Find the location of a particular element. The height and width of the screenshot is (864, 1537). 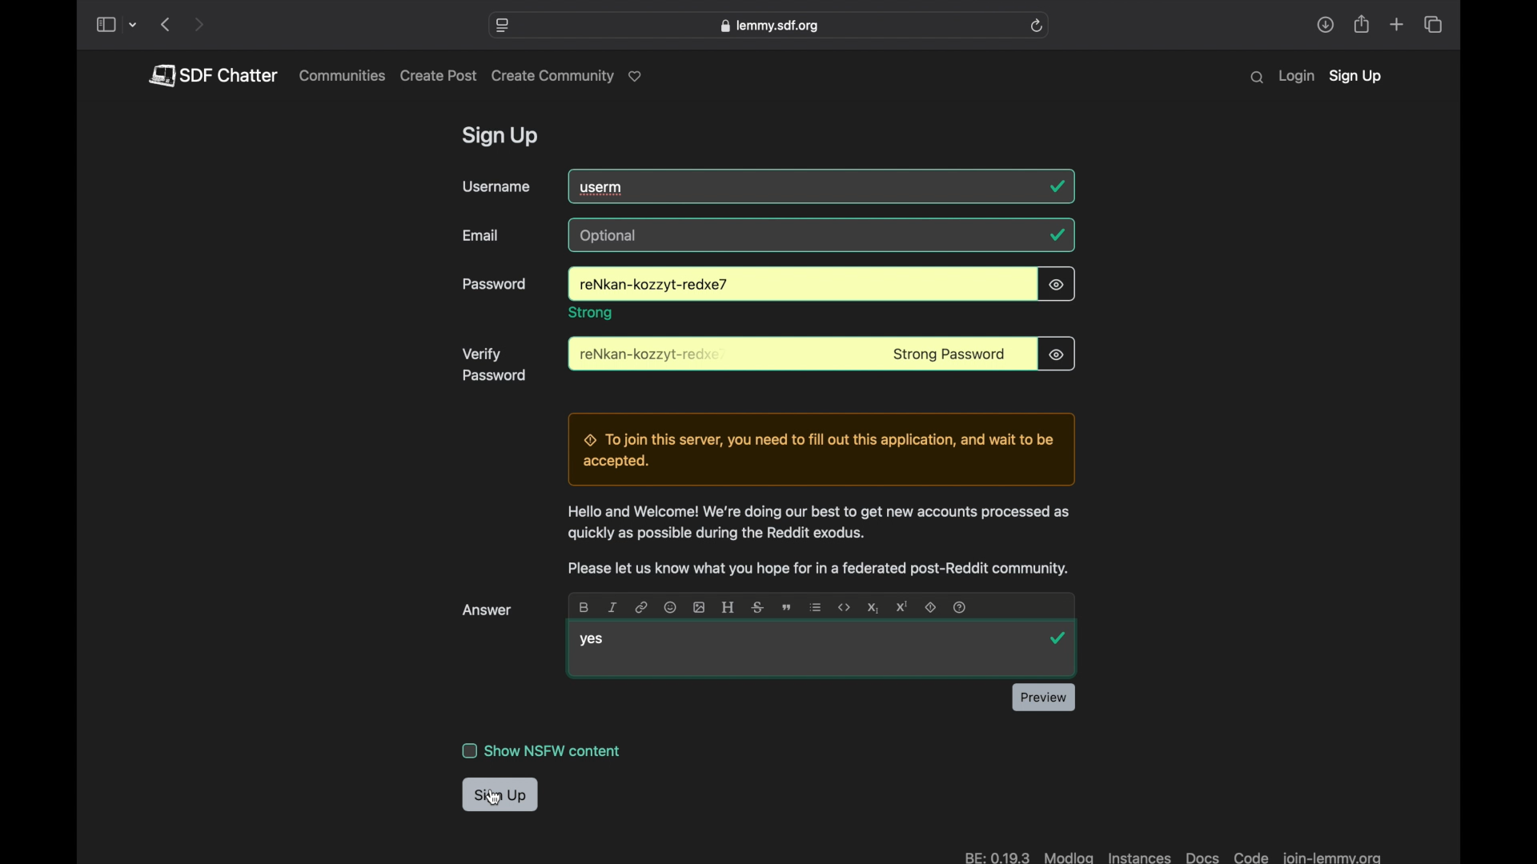

refresh is located at coordinates (1037, 26).